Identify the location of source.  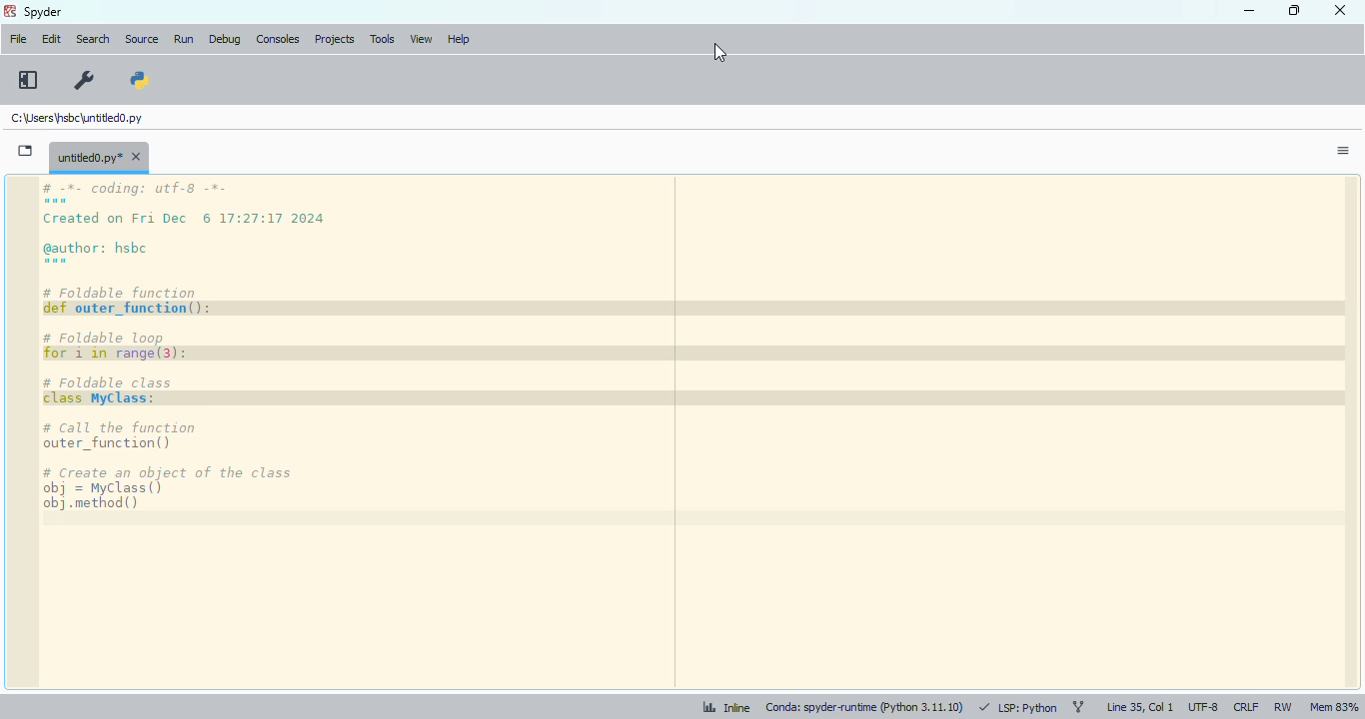
(142, 40).